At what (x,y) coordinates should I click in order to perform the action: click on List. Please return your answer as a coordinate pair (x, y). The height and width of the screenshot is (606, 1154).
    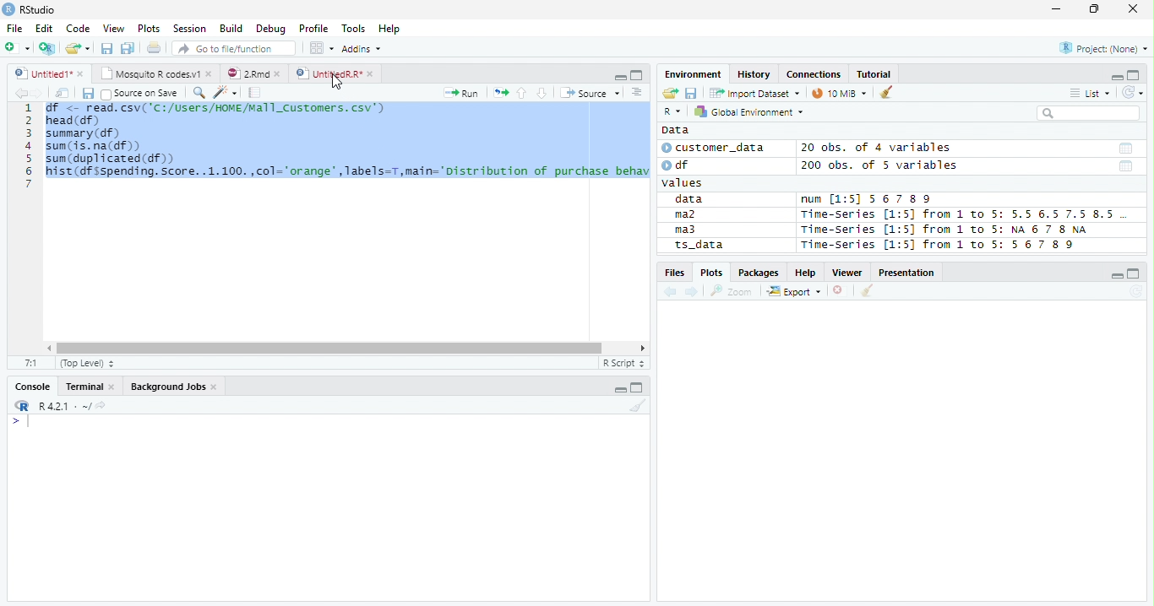
    Looking at the image, I should click on (1089, 94).